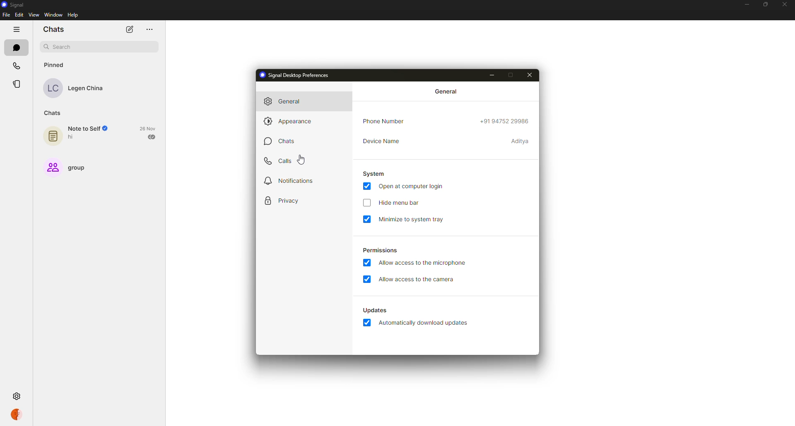 The width and height of the screenshot is (795, 426). I want to click on chats, so click(56, 30).